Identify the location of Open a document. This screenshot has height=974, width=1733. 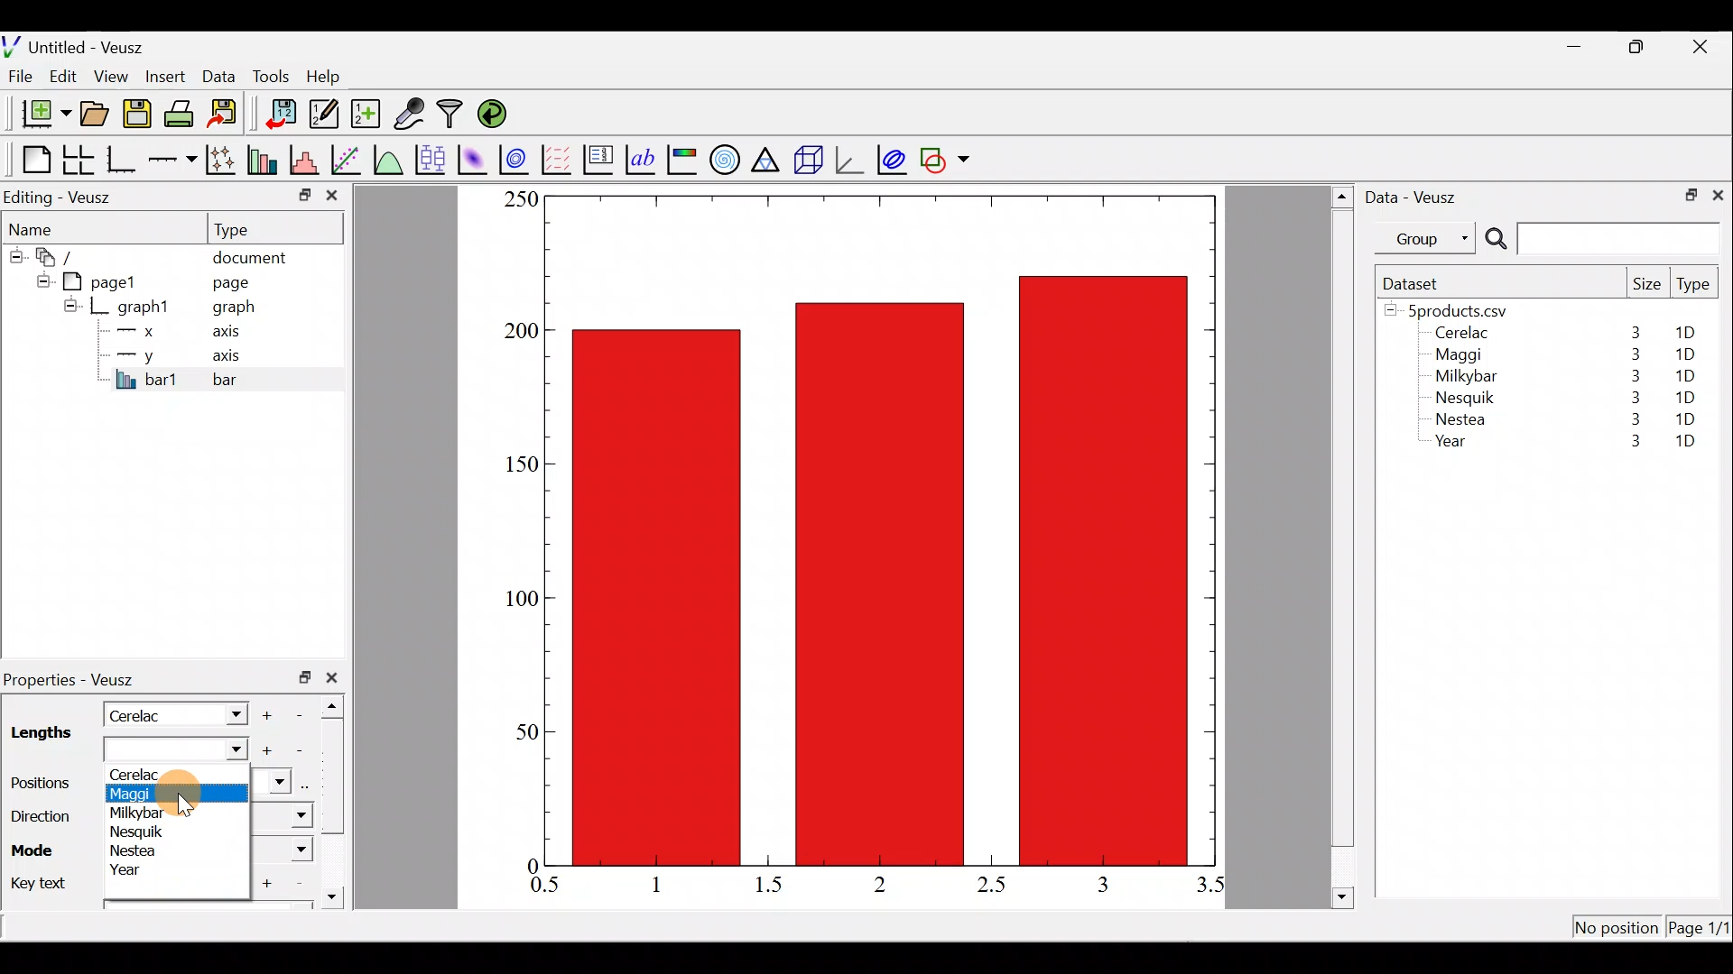
(97, 115).